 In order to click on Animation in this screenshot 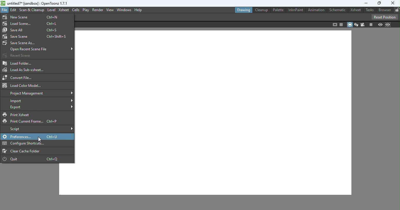, I will do `click(316, 10)`.